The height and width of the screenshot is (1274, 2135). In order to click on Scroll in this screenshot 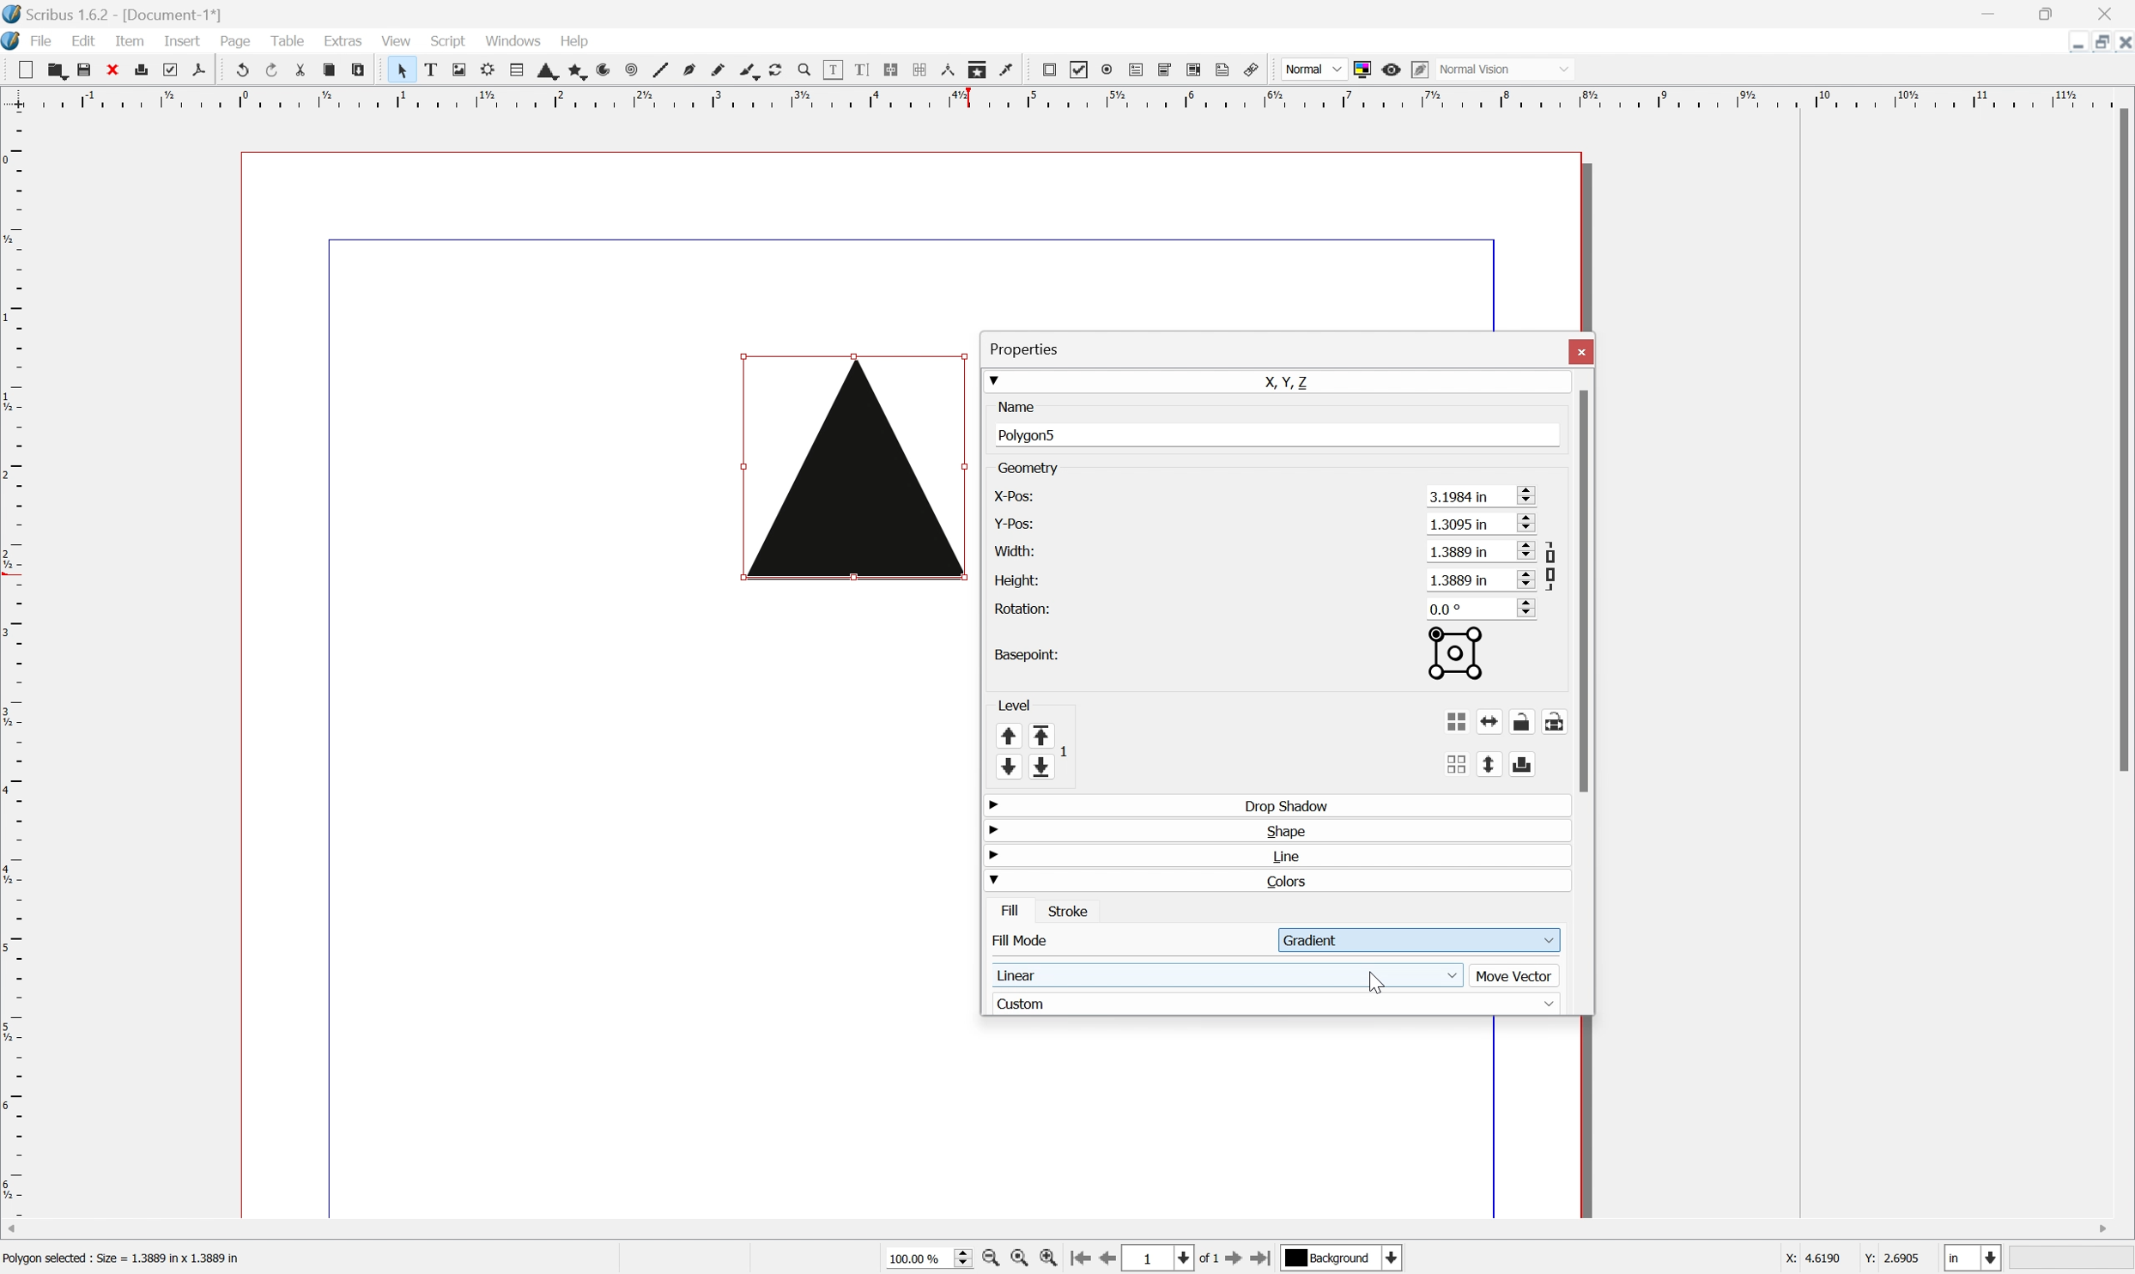, I will do `click(1544, 578)`.